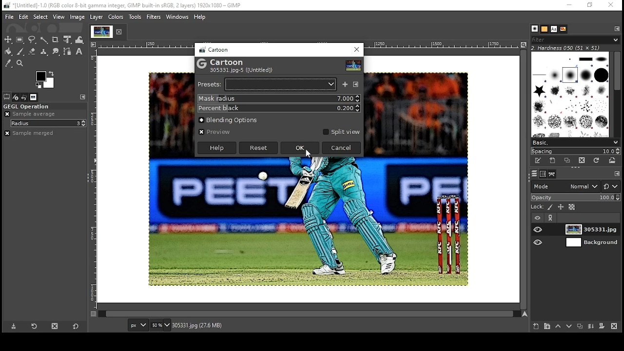 This screenshot has width=624, height=351. Describe the element at coordinates (589, 5) in the screenshot. I see `restore` at that location.